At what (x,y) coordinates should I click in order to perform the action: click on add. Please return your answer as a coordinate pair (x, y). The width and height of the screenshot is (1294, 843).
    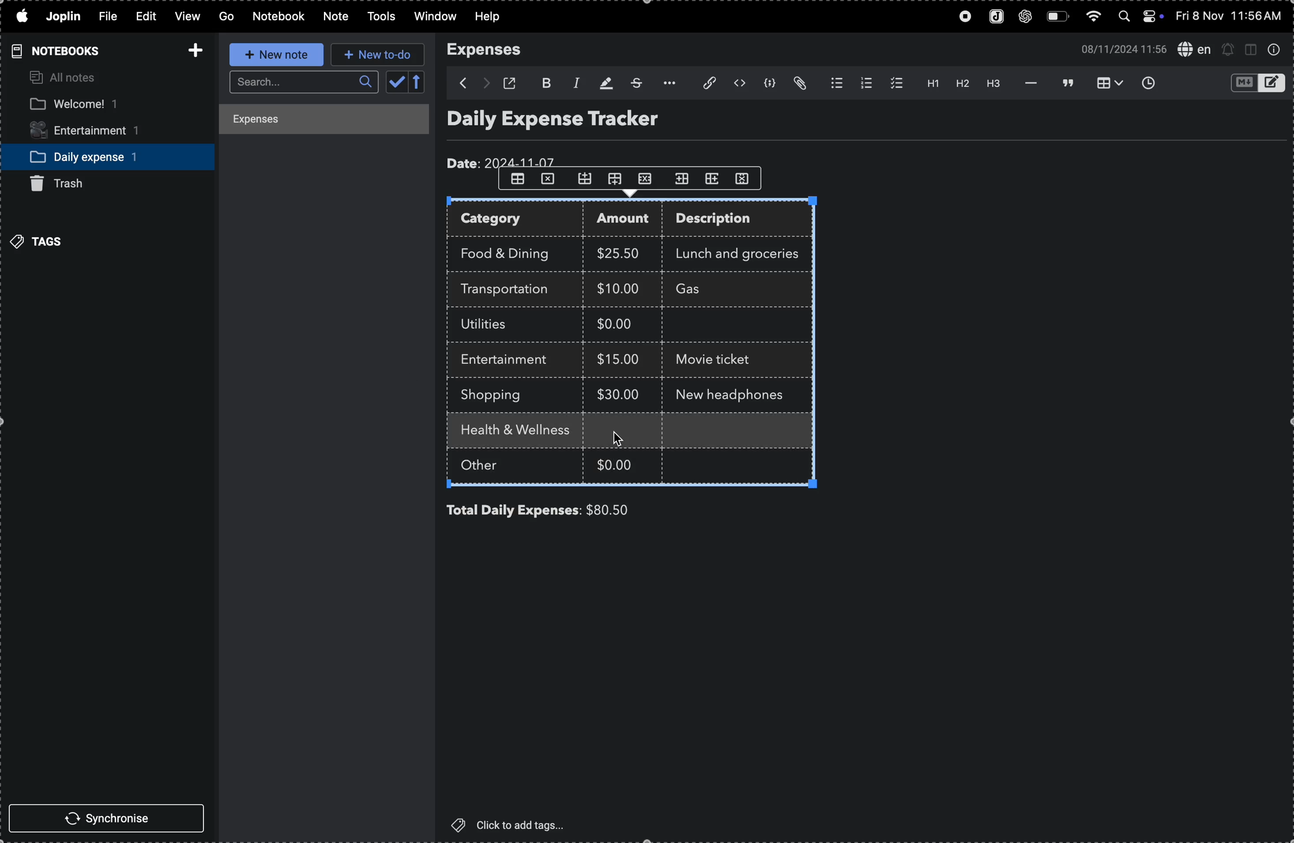
    Looking at the image, I should click on (192, 47).